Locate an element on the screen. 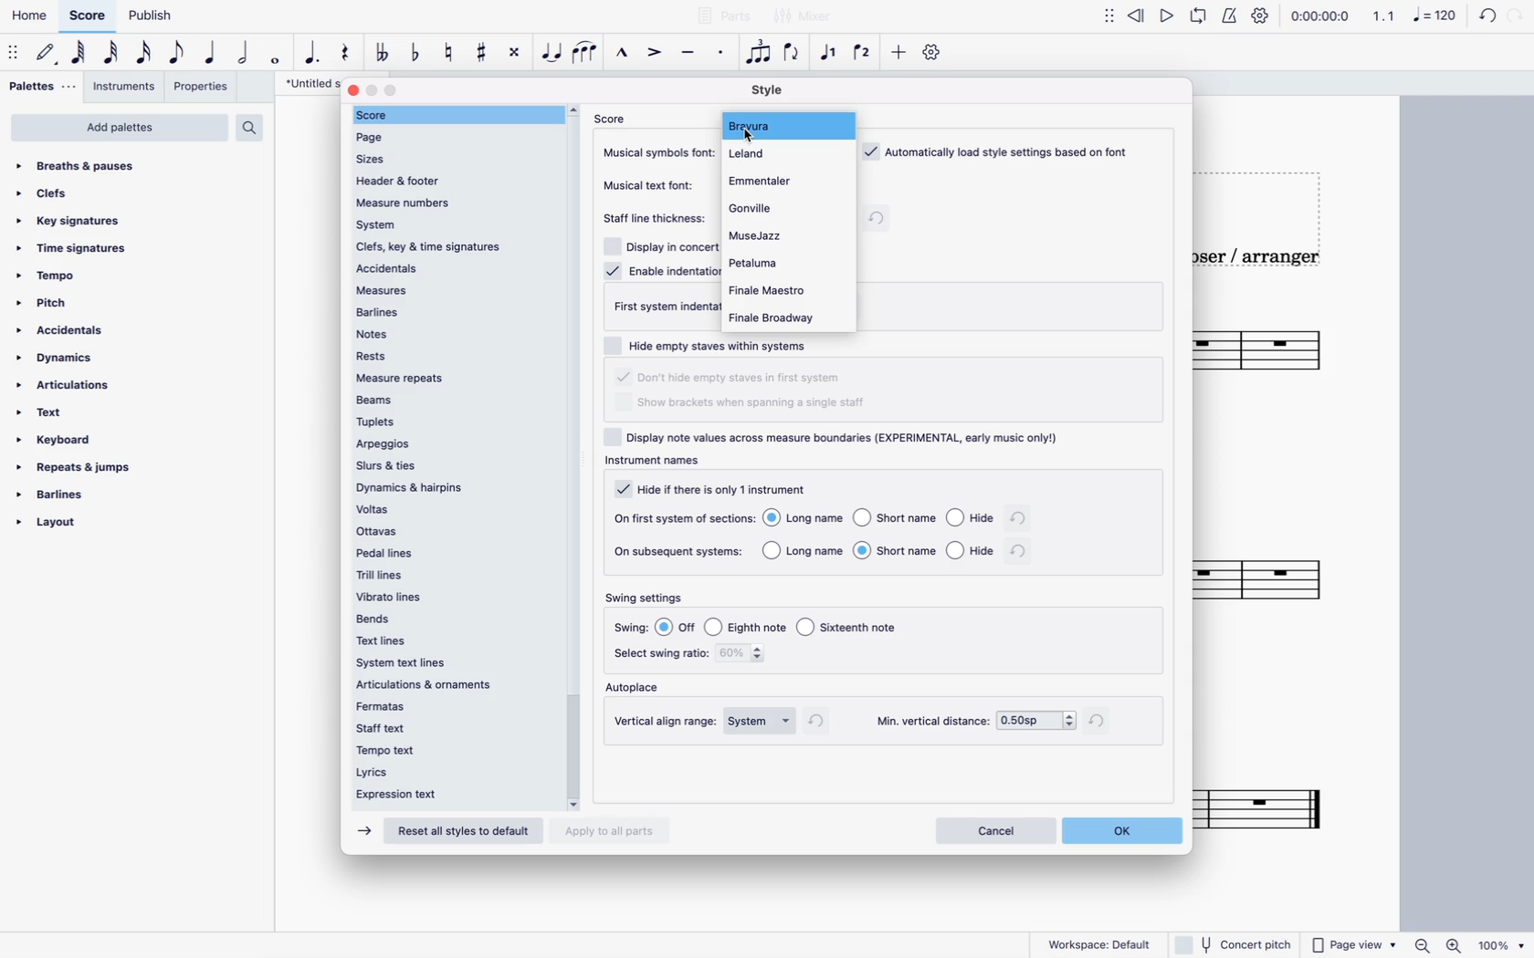 The width and height of the screenshot is (1534, 958). forward is located at coordinates (1171, 12).